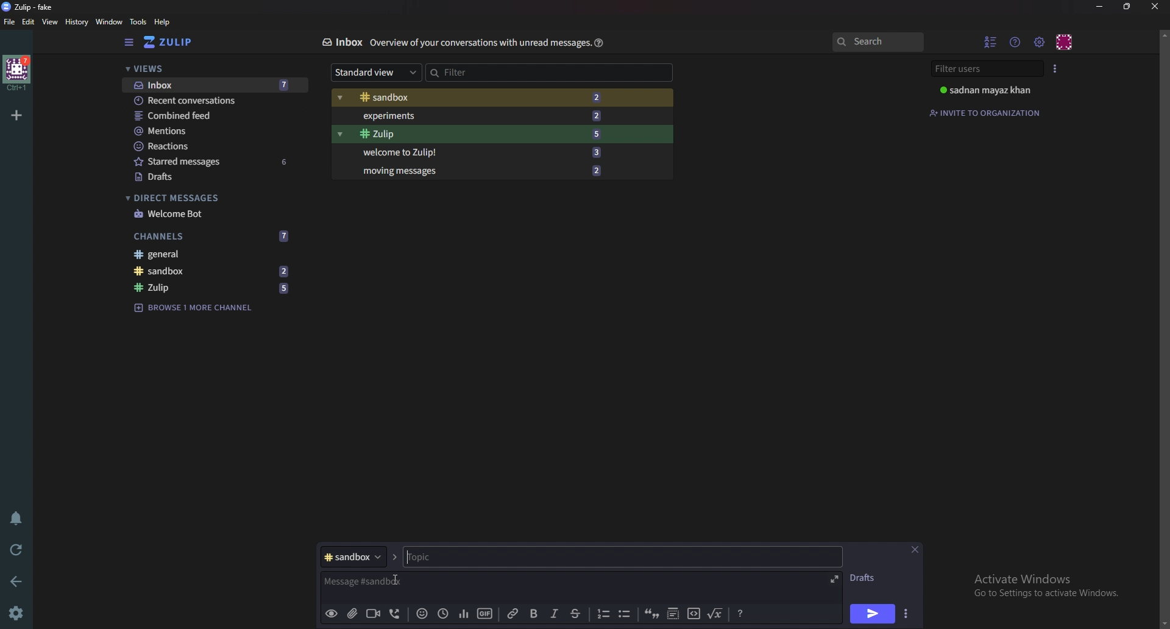 Image resolution: width=1170 pixels, height=629 pixels. What do you see at coordinates (34, 7) in the screenshot?
I see `title` at bounding box center [34, 7].